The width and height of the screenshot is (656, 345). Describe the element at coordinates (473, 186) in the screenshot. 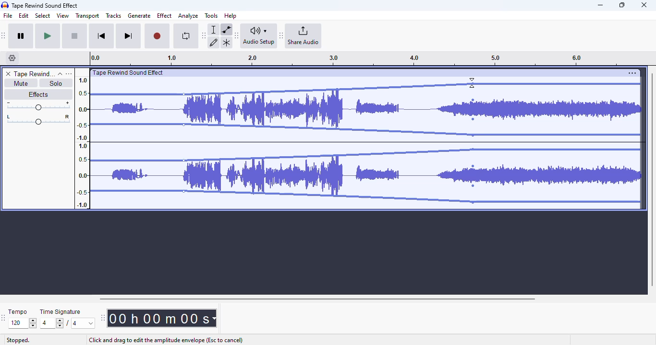

I see `Control point` at that location.